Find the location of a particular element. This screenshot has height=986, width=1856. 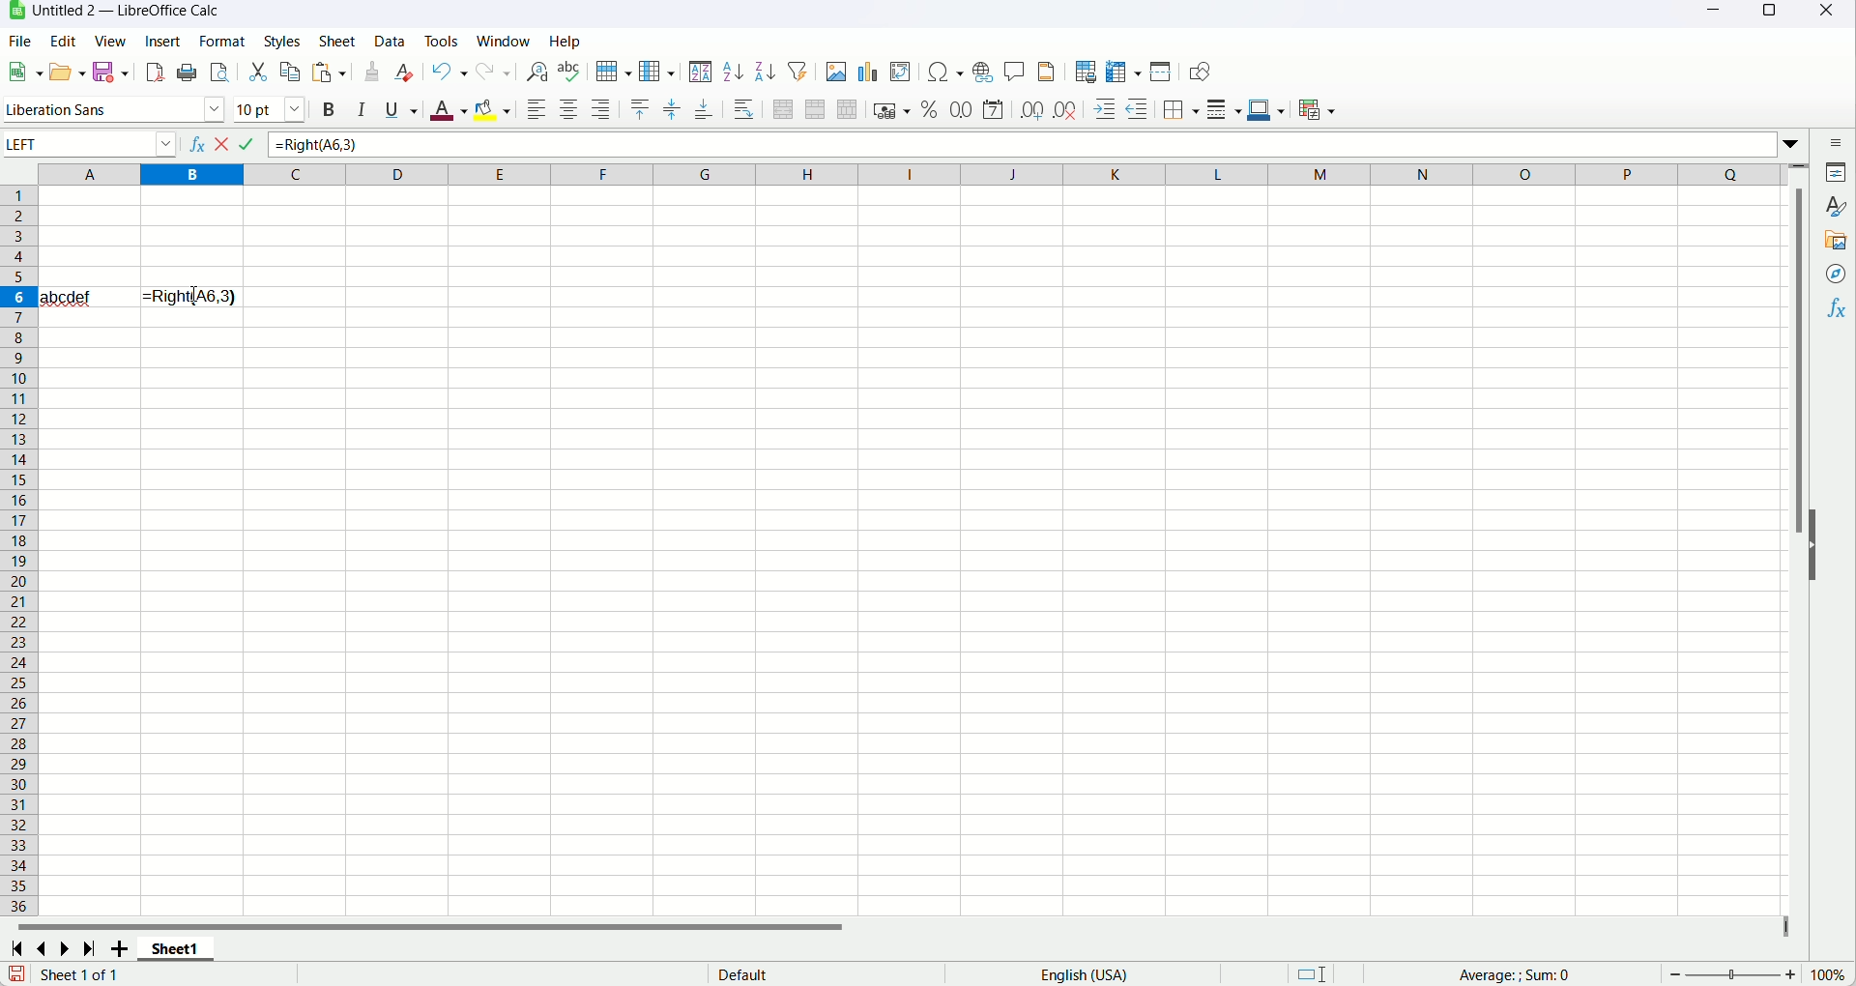

gallery is located at coordinates (1838, 242).